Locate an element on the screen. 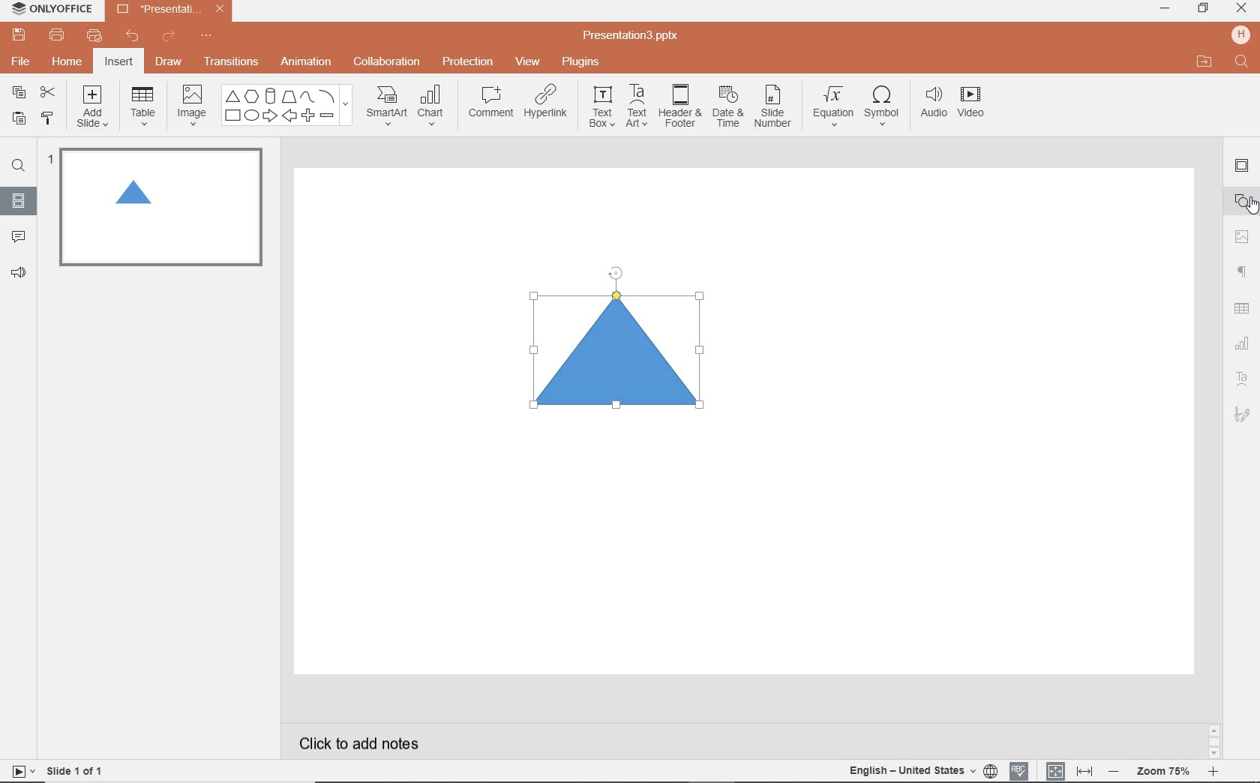  COMMENT is located at coordinates (490, 106).